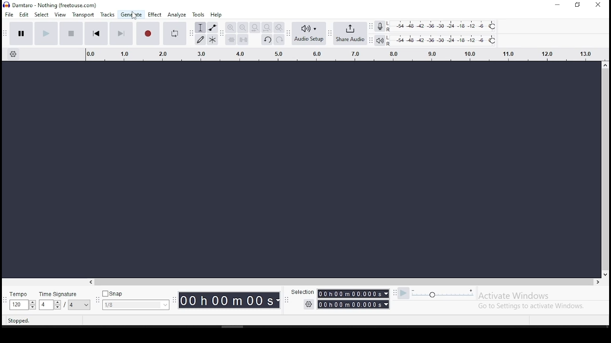 This screenshot has width=611, height=343. What do you see at coordinates (147, 33) in the screenshot?
I see `record` at bounding box center [147, 33].